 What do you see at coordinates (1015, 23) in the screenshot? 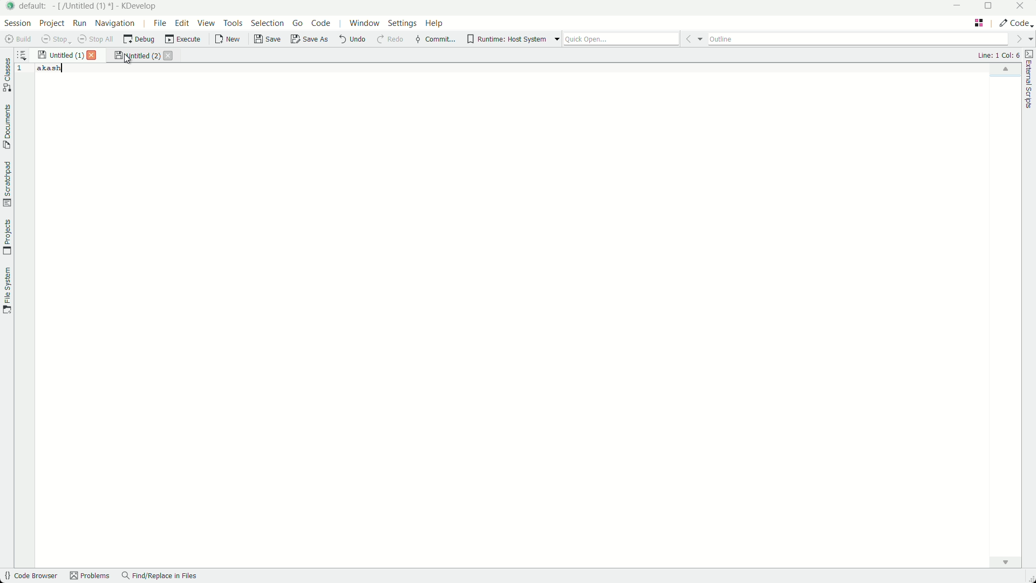
I see `execute actions to change the area` at bounding box center [1015, 23].